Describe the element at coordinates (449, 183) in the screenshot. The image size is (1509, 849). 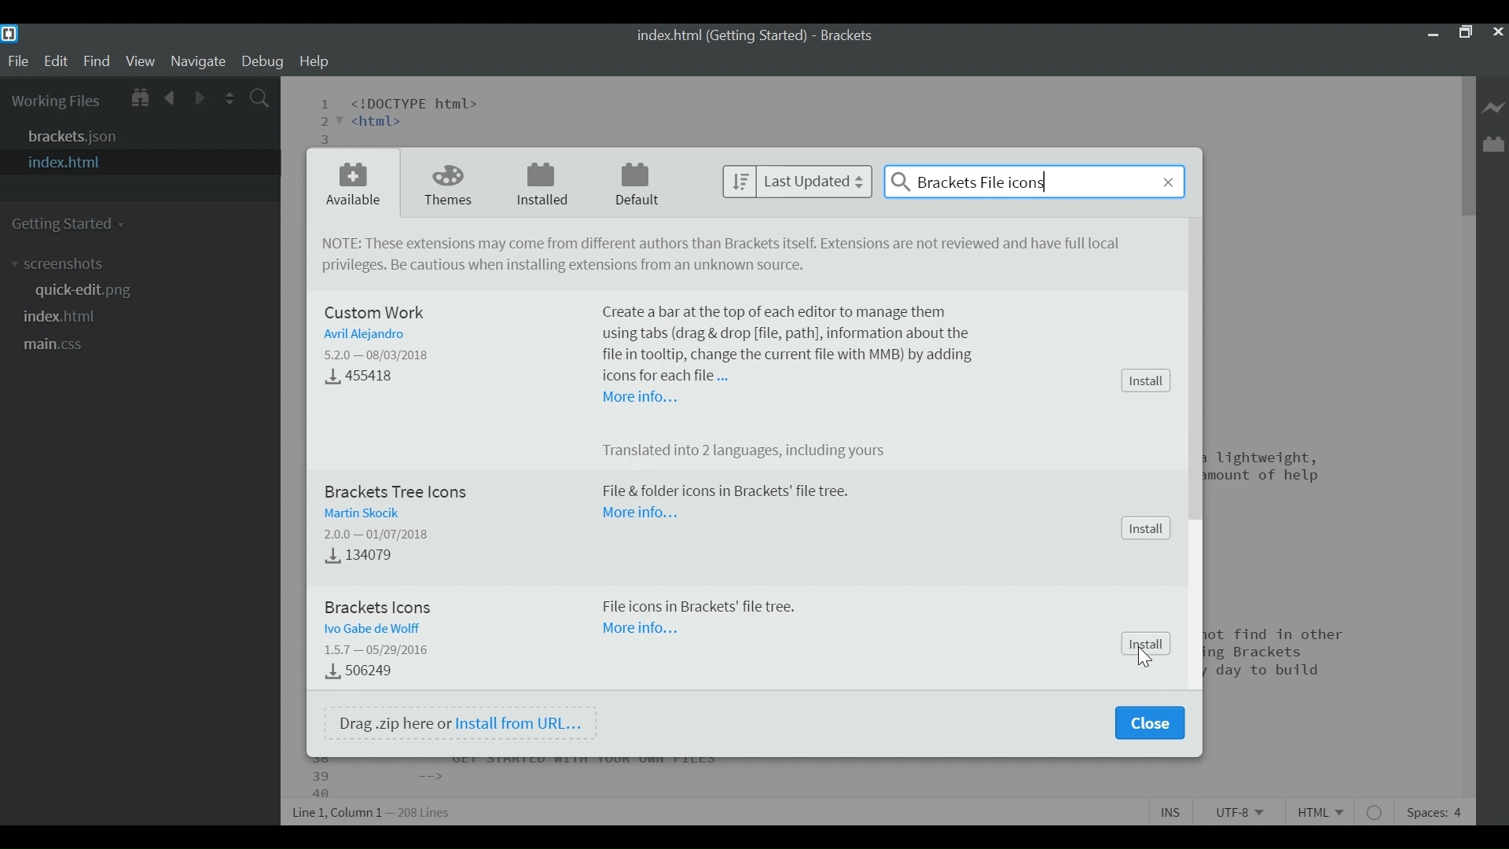
I see `Themes` at that location.